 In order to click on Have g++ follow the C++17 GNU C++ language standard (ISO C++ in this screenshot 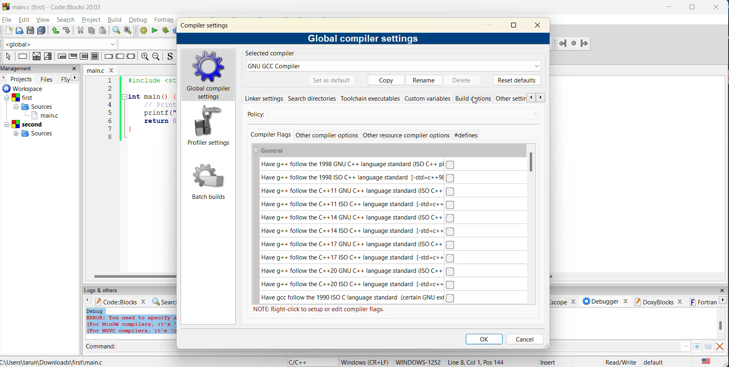, I will do `click(358, 244)`.